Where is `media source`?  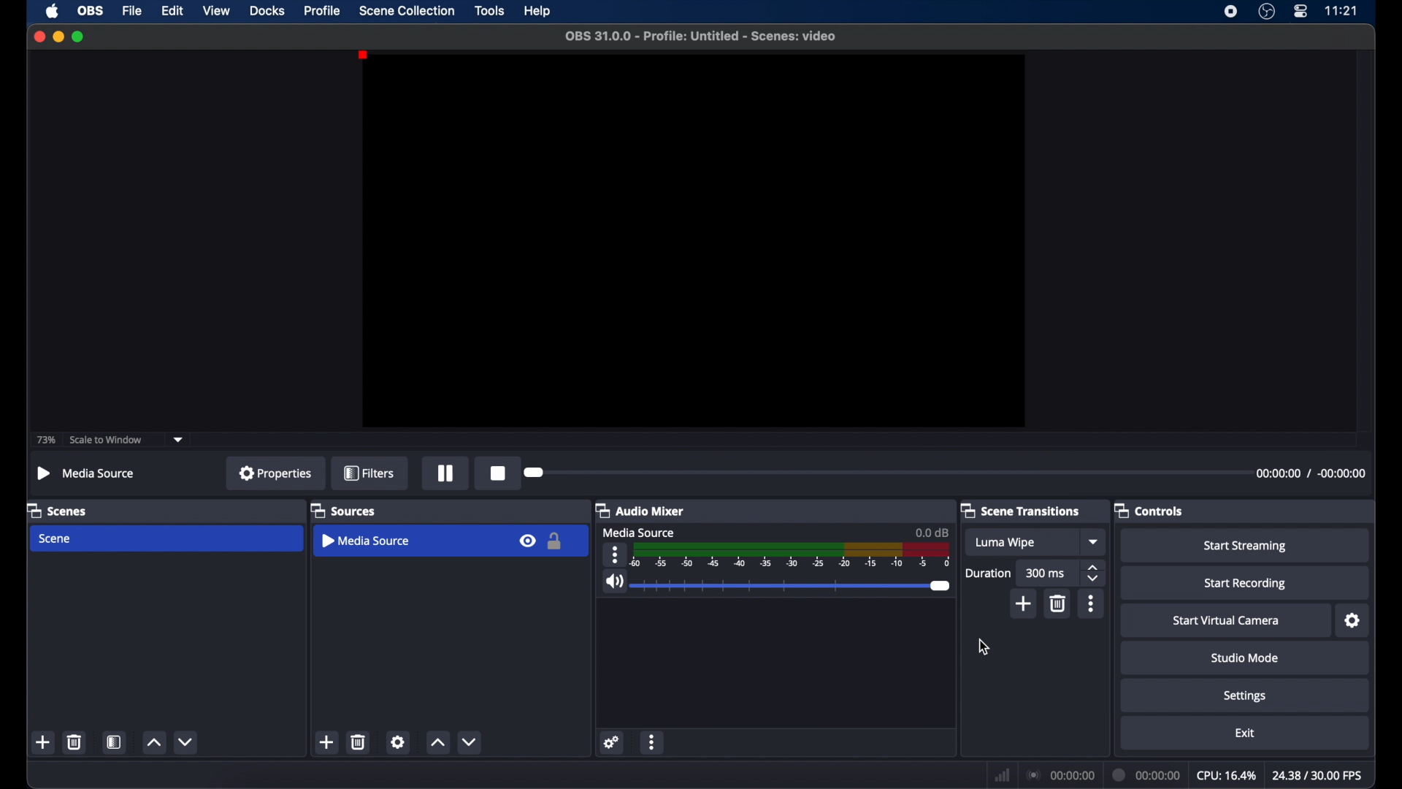 media source is located at coordinates (637, 533).